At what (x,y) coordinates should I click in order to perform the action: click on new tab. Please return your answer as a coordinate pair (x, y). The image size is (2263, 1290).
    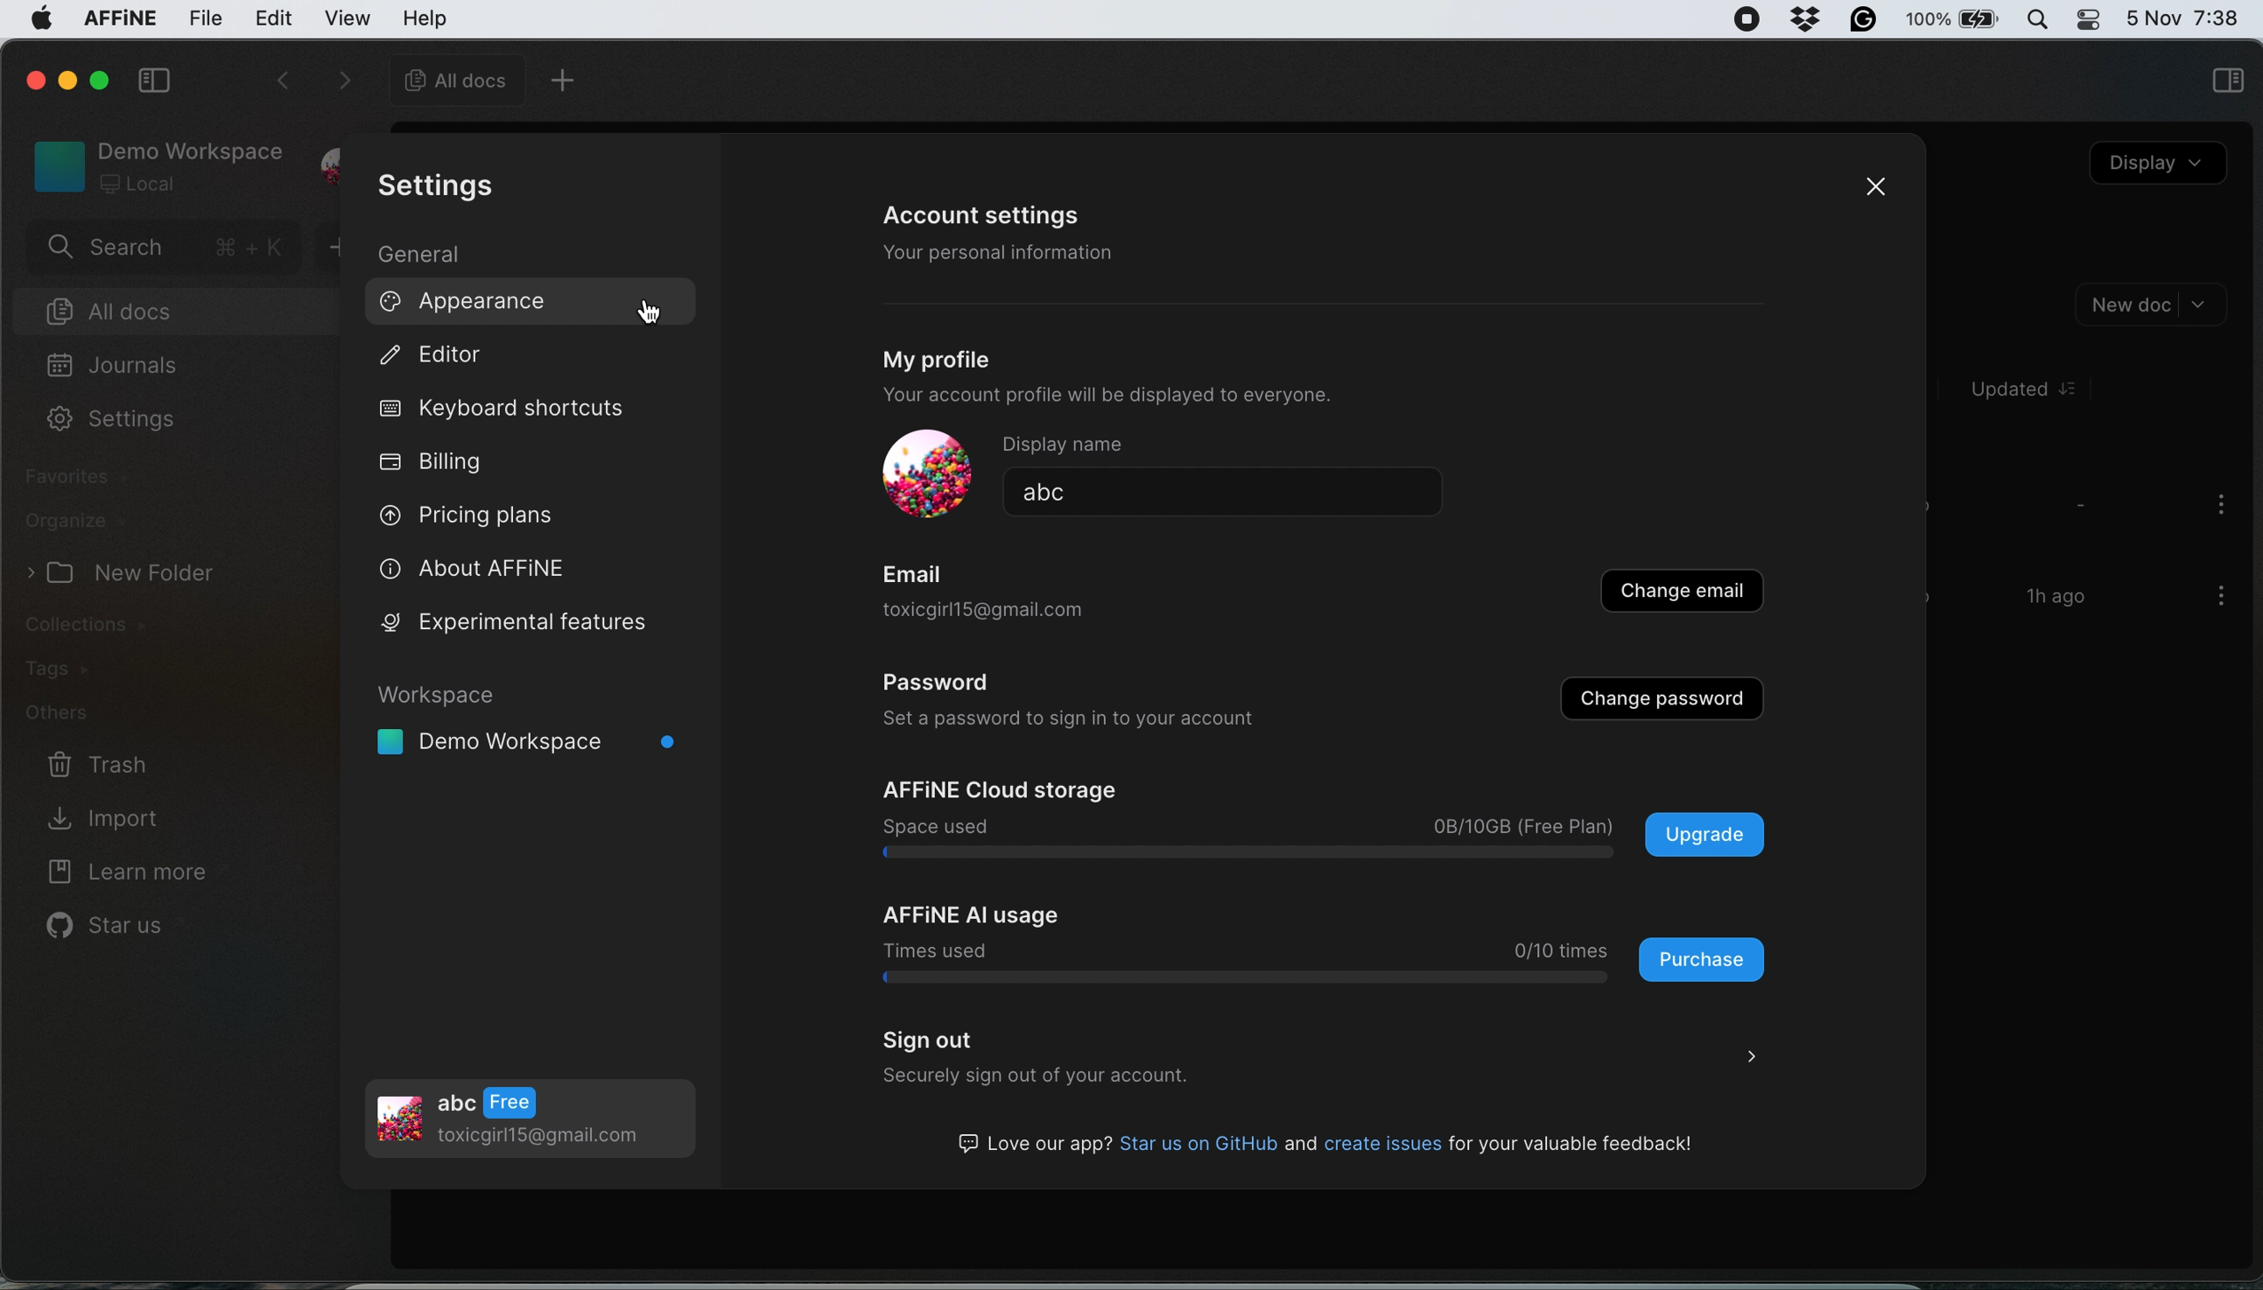
    Looking at the image, I should click on (568, 79).